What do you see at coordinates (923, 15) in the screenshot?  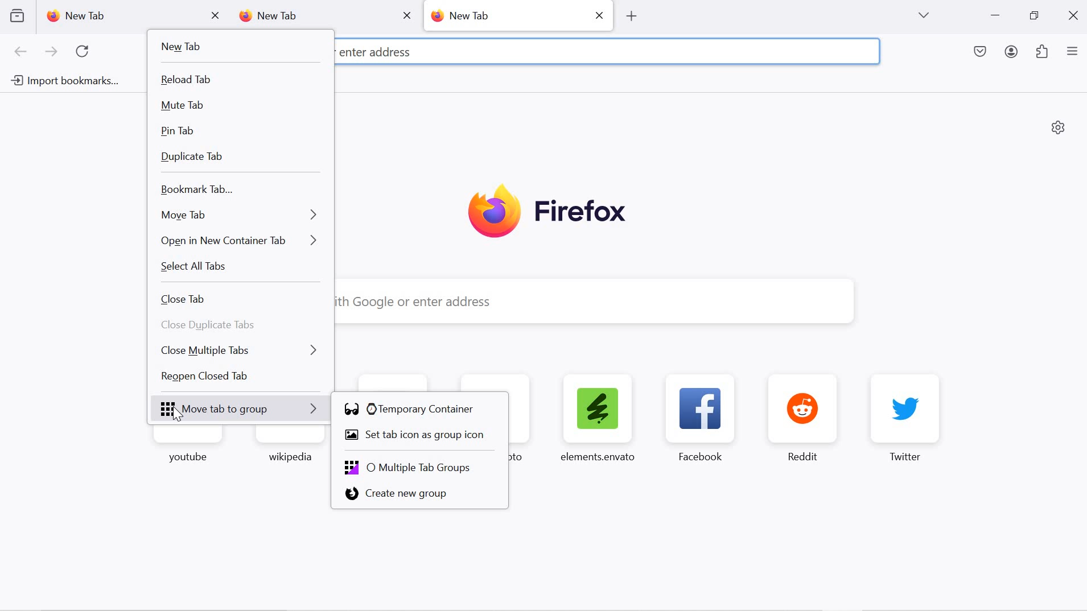 I see `list all tabs` at bounding box center [923, 15].